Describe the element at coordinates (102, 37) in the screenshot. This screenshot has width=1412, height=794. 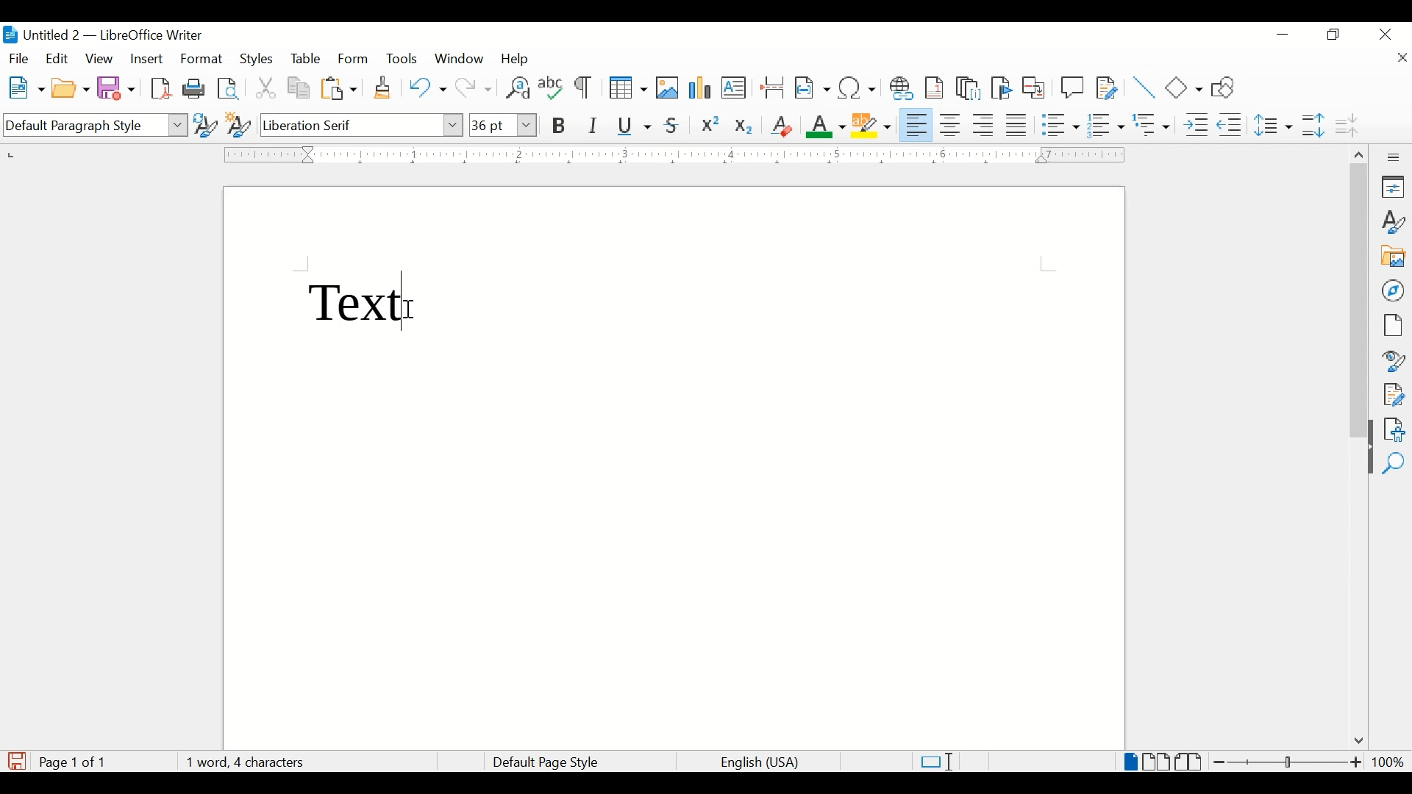
I see `untitled 2 - libreOffice Writer` at that location.